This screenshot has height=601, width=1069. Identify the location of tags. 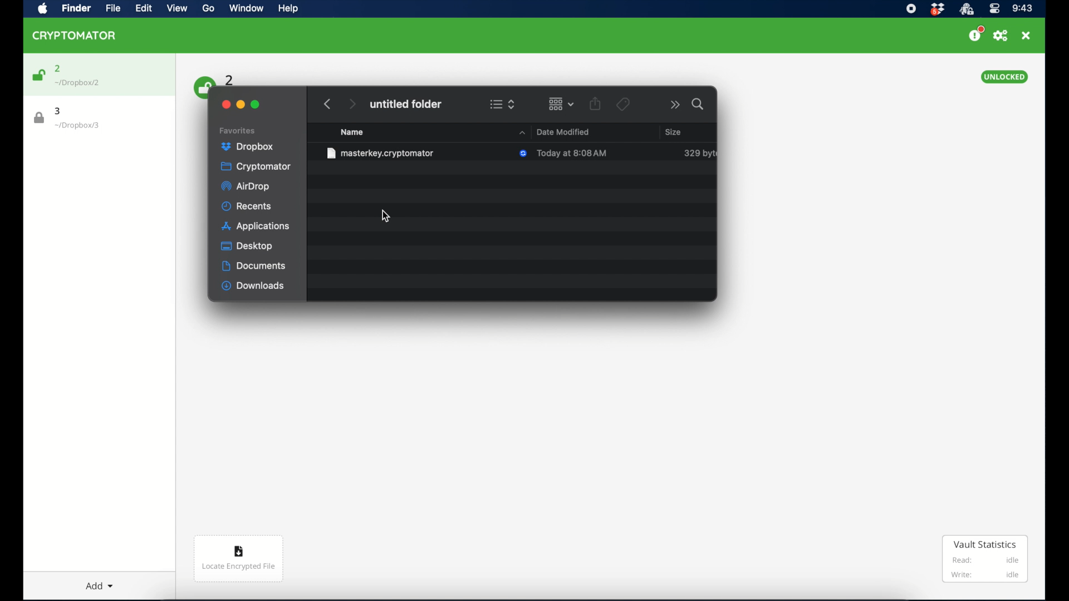
(622, 104).